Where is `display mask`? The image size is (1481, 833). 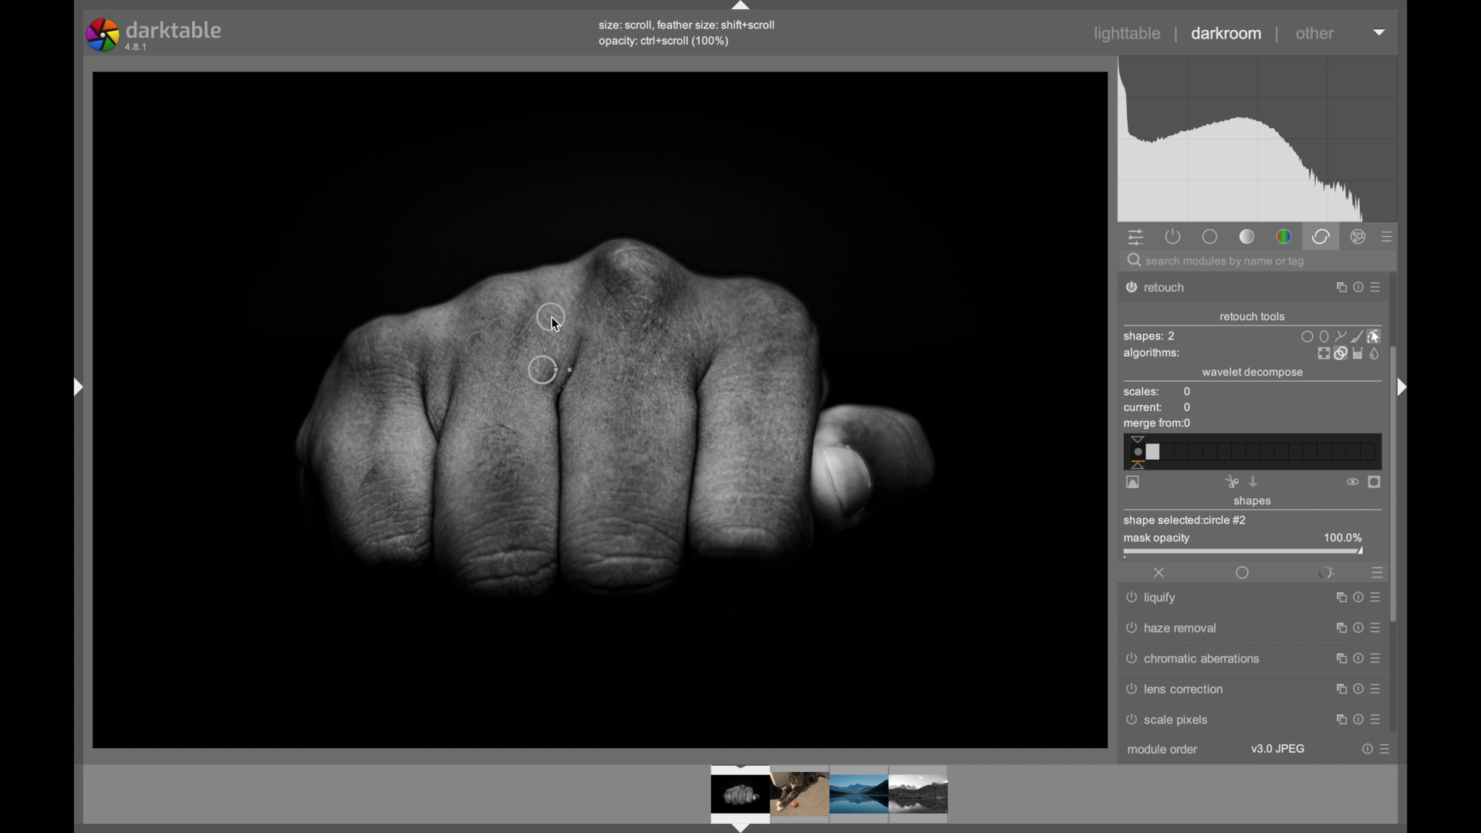
display mask is located at coordinates (1375, 483).